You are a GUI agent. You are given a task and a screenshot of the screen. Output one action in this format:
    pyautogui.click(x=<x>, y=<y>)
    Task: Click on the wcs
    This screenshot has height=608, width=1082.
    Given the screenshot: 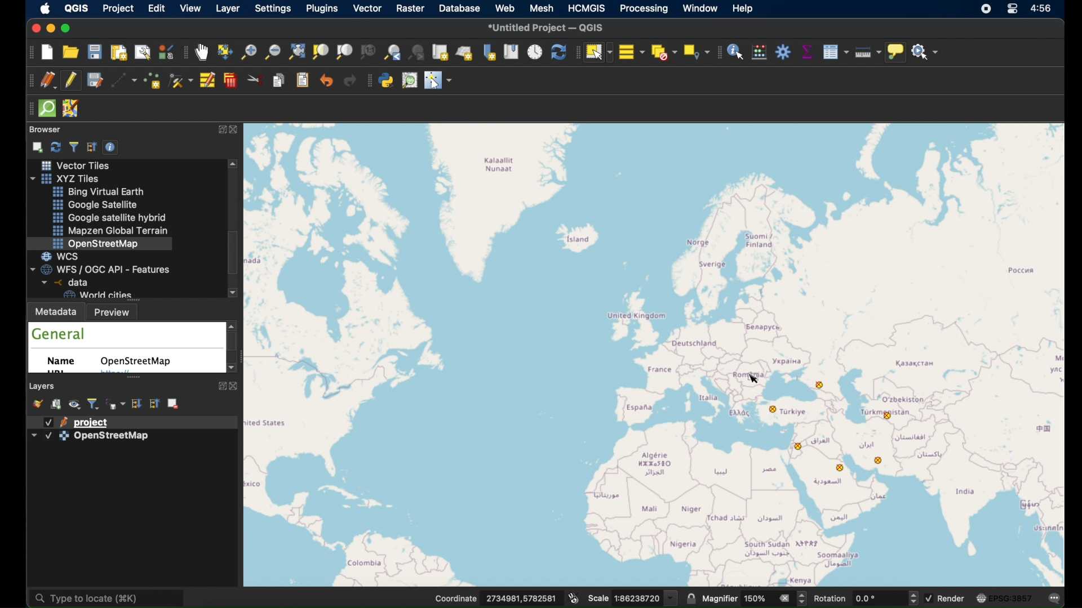 What is the action you would take?
    pyautogui.click(x=65, y=256)
    